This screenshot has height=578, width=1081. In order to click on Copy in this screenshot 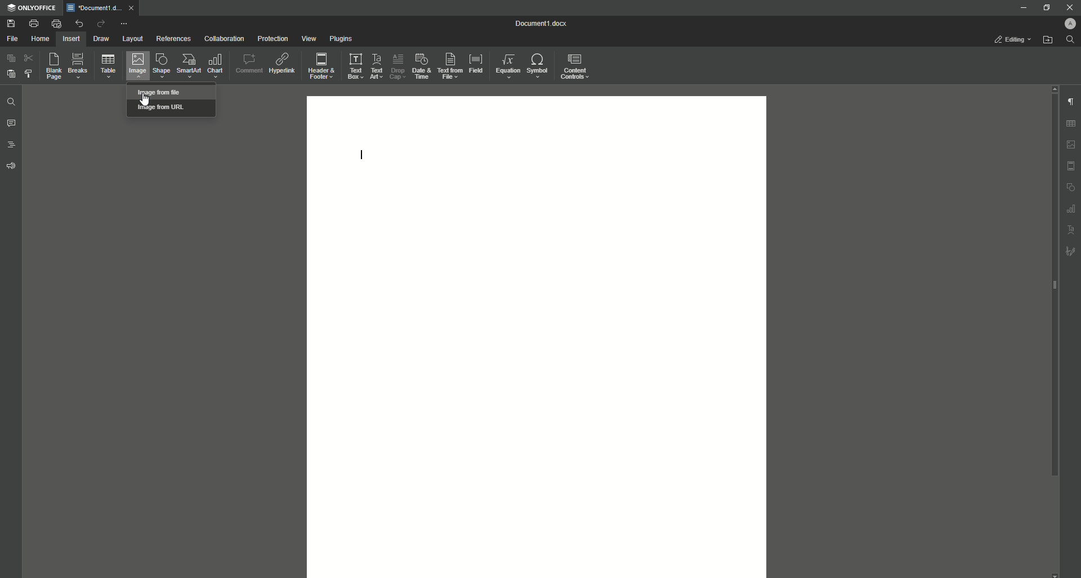, I will do `click(12, 57)`.